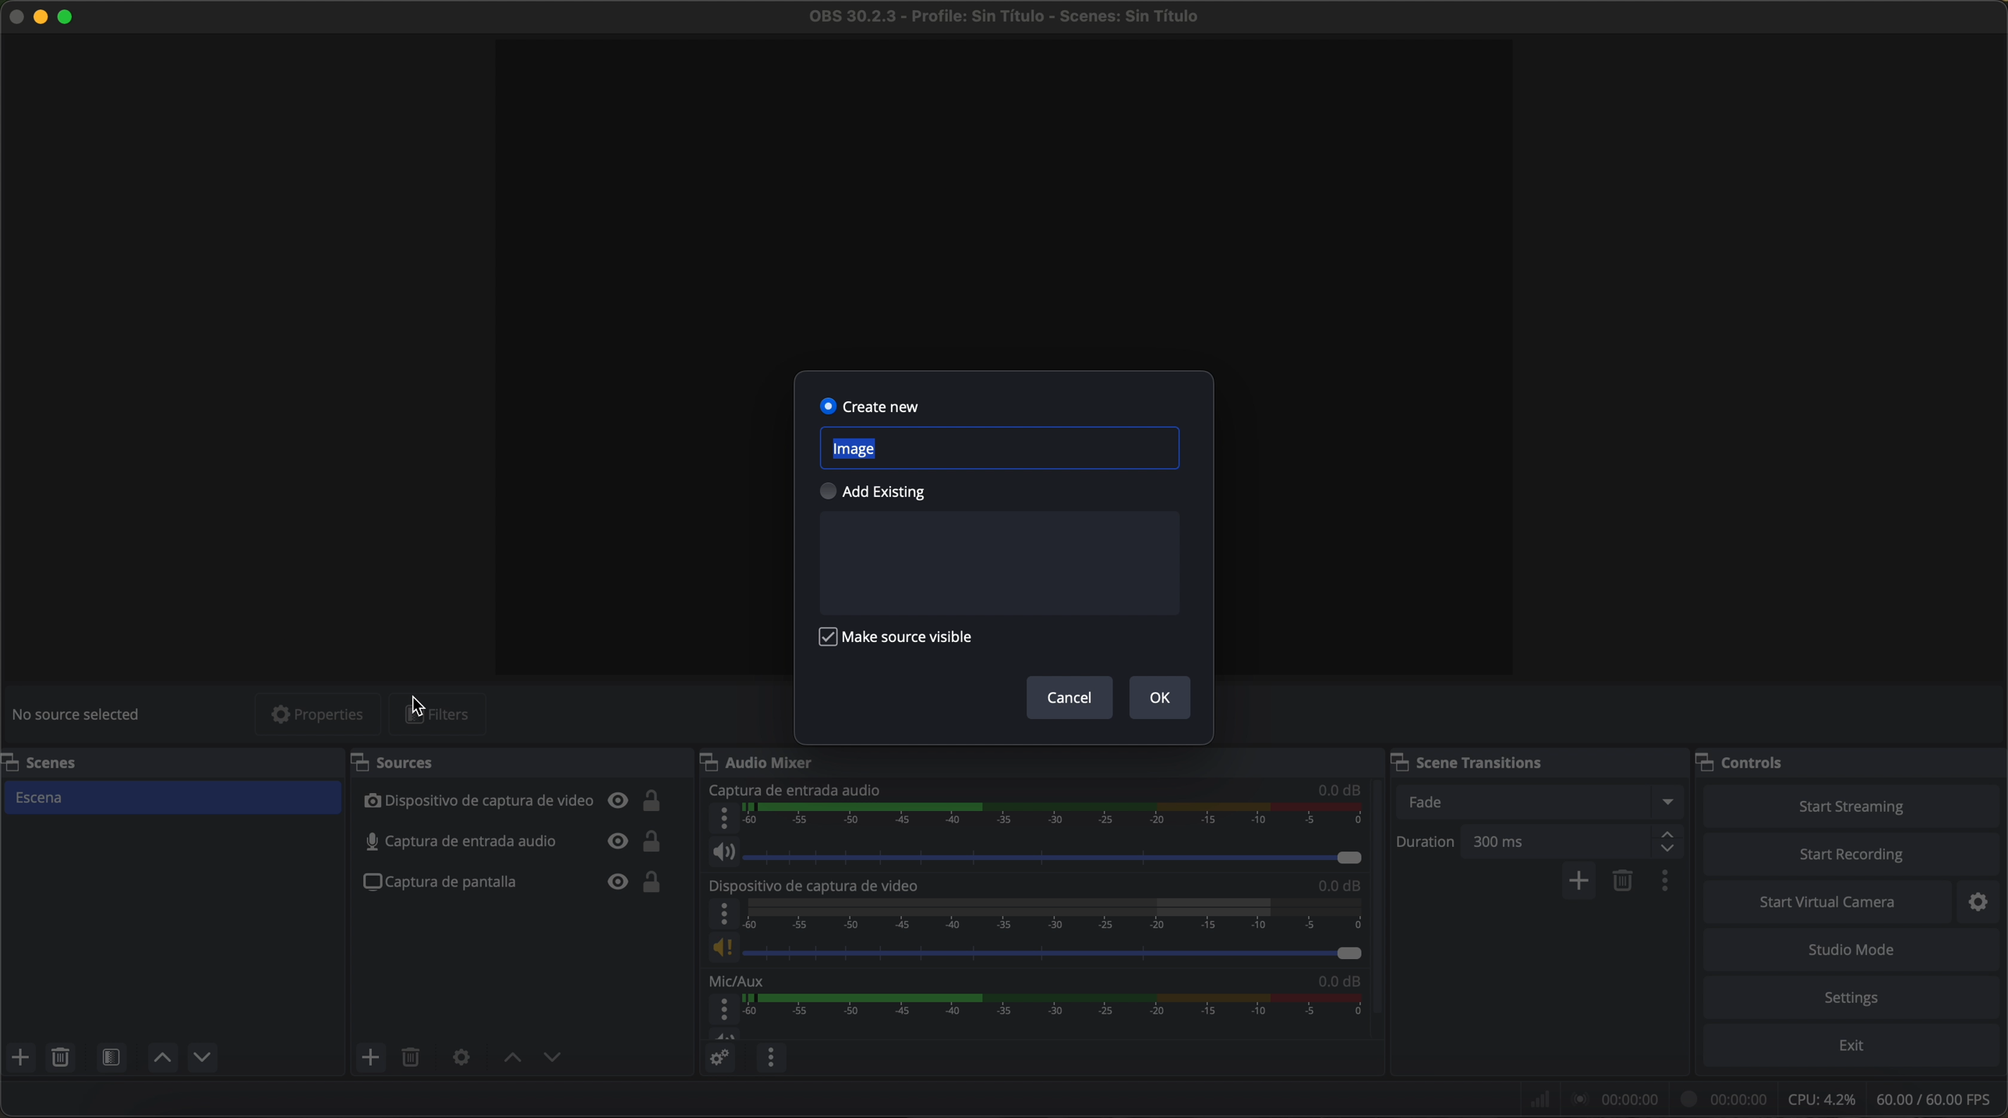 Image resolution: width=2008 pixels, height=1118 pixels. What do you see at coordinates (512, 803) in the screenshot?
I see `video capture device` at bounding box center [512, 803].